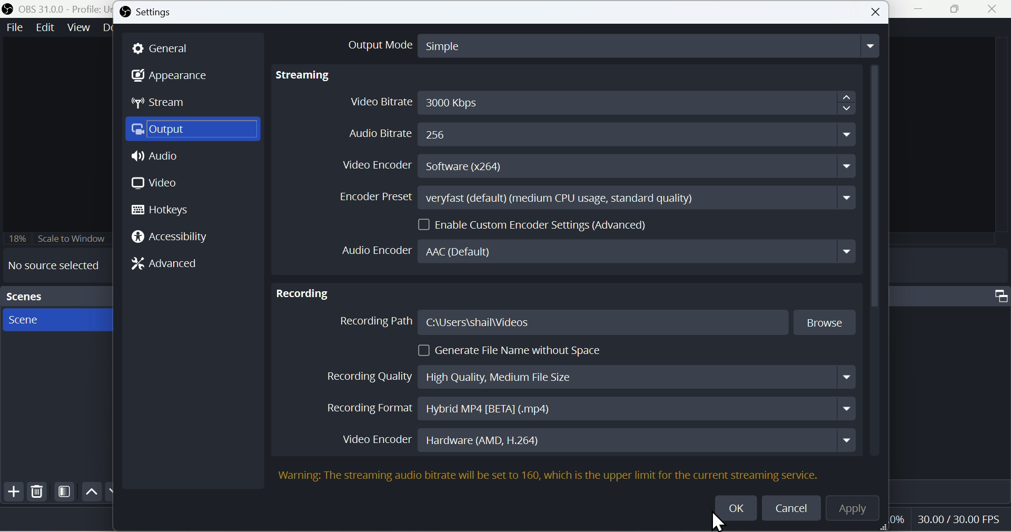  Describe the element at coordinates (602, 44) in the screenshot. I see `Output Mode` at that location.